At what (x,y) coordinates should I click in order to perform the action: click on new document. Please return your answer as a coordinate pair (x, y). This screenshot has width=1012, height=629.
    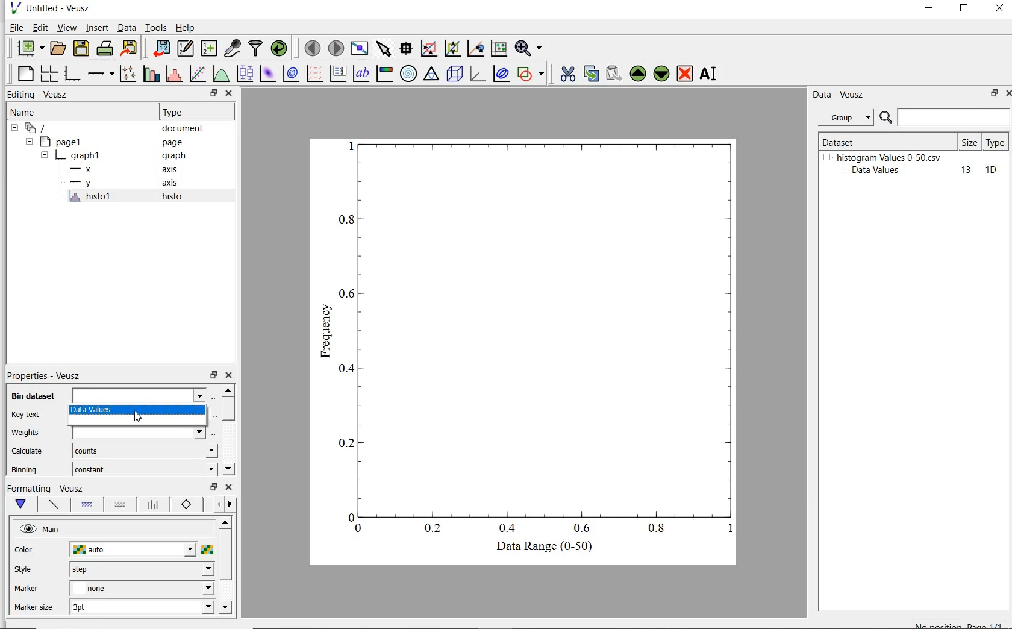
    Looking at the image, I should click on (30, 48).